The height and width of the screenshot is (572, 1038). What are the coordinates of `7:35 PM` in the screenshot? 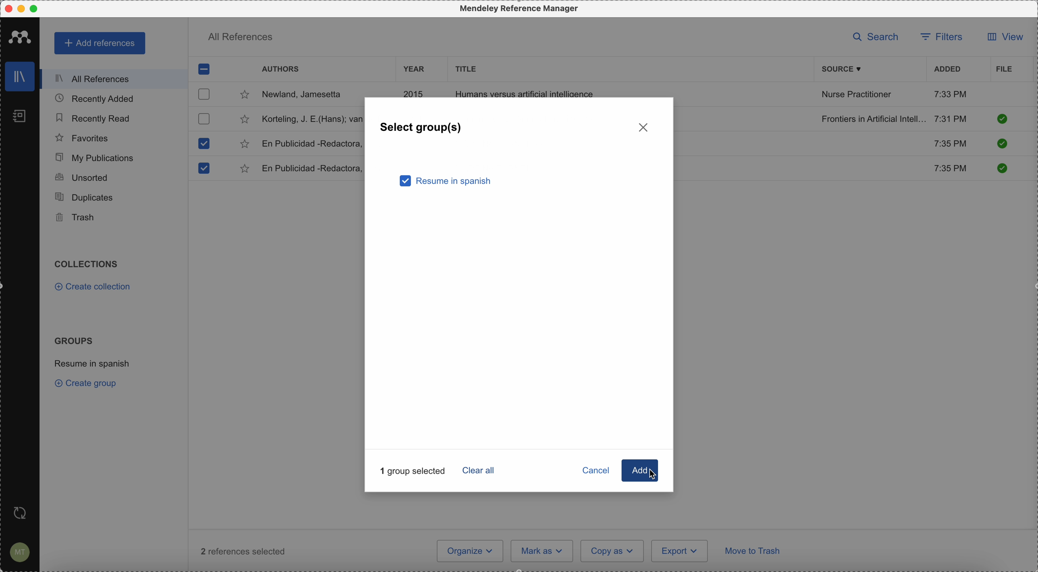 It's located at (949, 142).